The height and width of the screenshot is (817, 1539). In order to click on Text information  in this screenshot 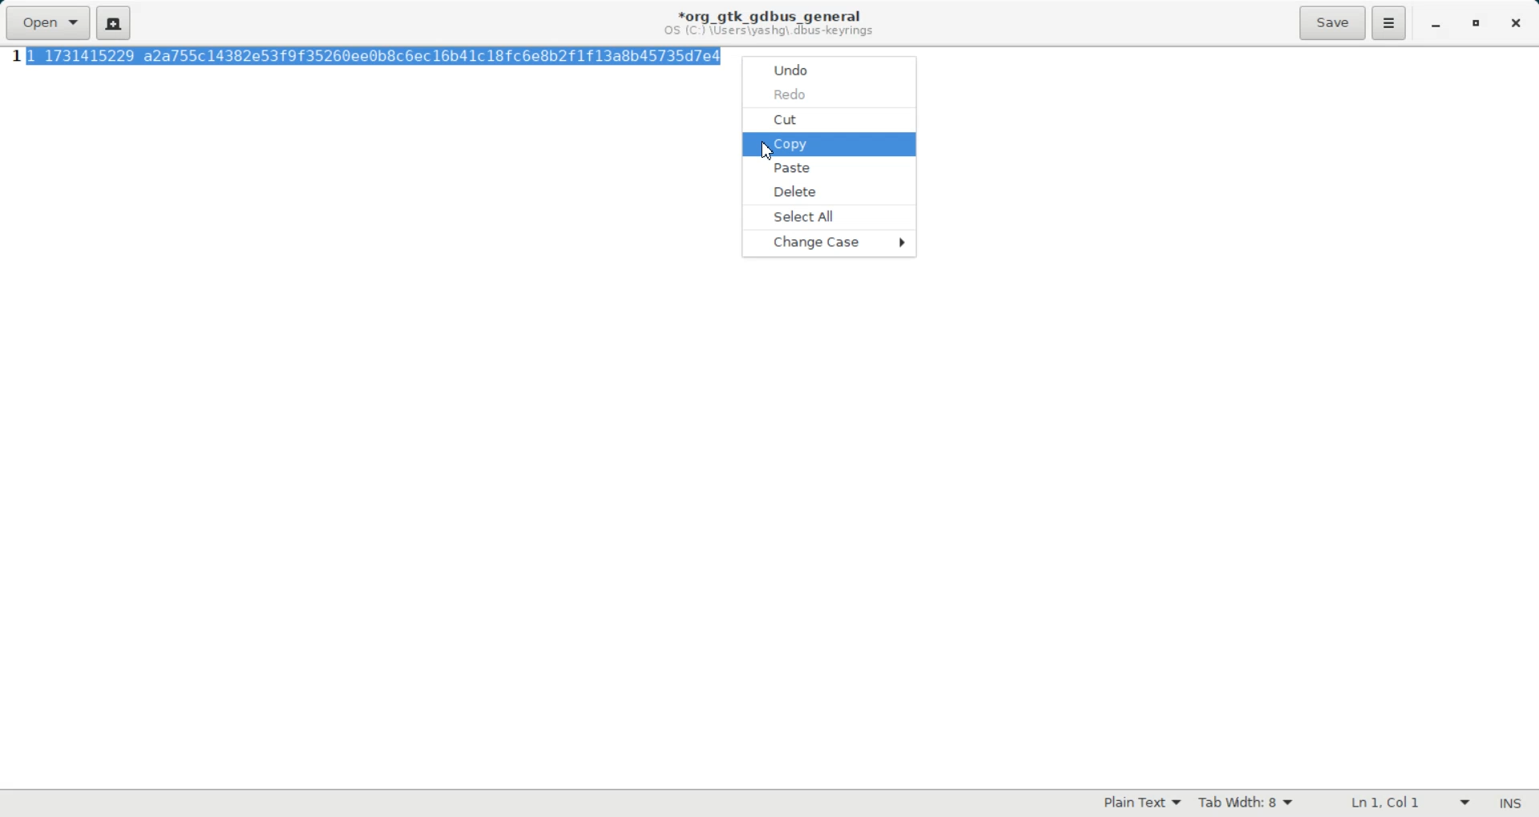, I will do `click(769, 22)`.